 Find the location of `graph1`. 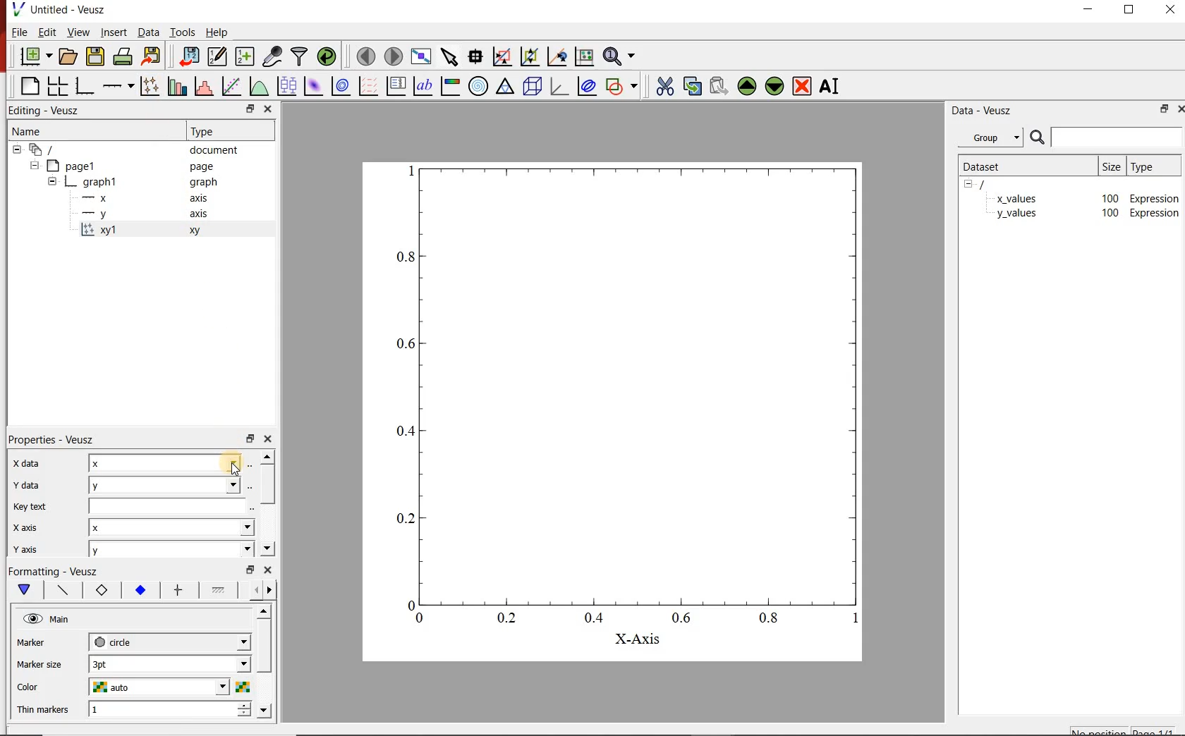

graph1 is located at coordinates (102, 181).